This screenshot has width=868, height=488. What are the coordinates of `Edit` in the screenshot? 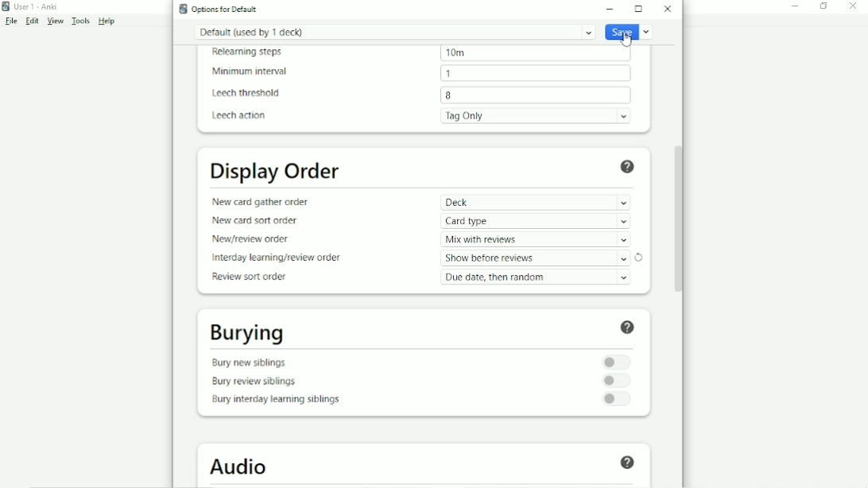 It's located at (32, 21).